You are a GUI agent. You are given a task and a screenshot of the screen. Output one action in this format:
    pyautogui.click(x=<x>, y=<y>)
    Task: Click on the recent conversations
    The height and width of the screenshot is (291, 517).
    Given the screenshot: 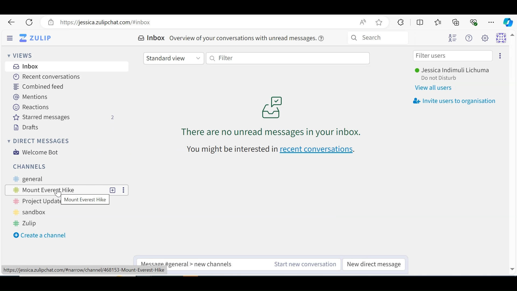 What is the action you would take?
    pyautogui.click(x=272, y=150)
    